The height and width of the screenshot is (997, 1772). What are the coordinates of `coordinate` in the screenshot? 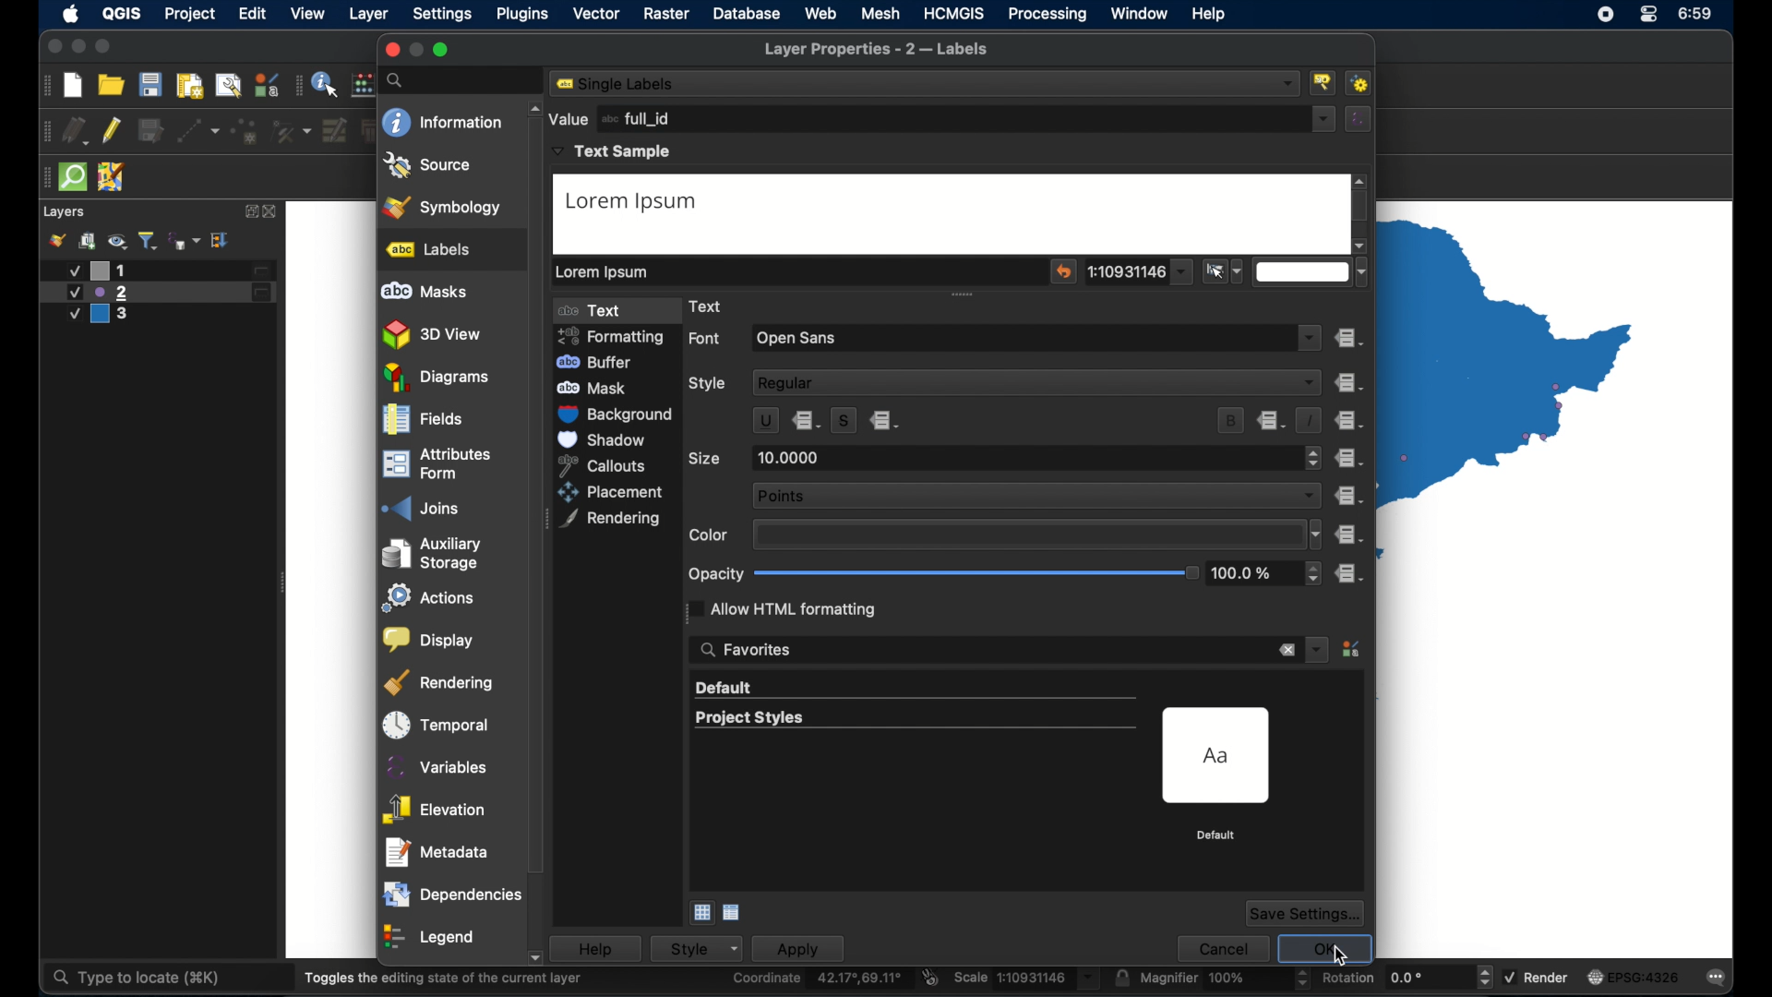 It's located at (820, 979).